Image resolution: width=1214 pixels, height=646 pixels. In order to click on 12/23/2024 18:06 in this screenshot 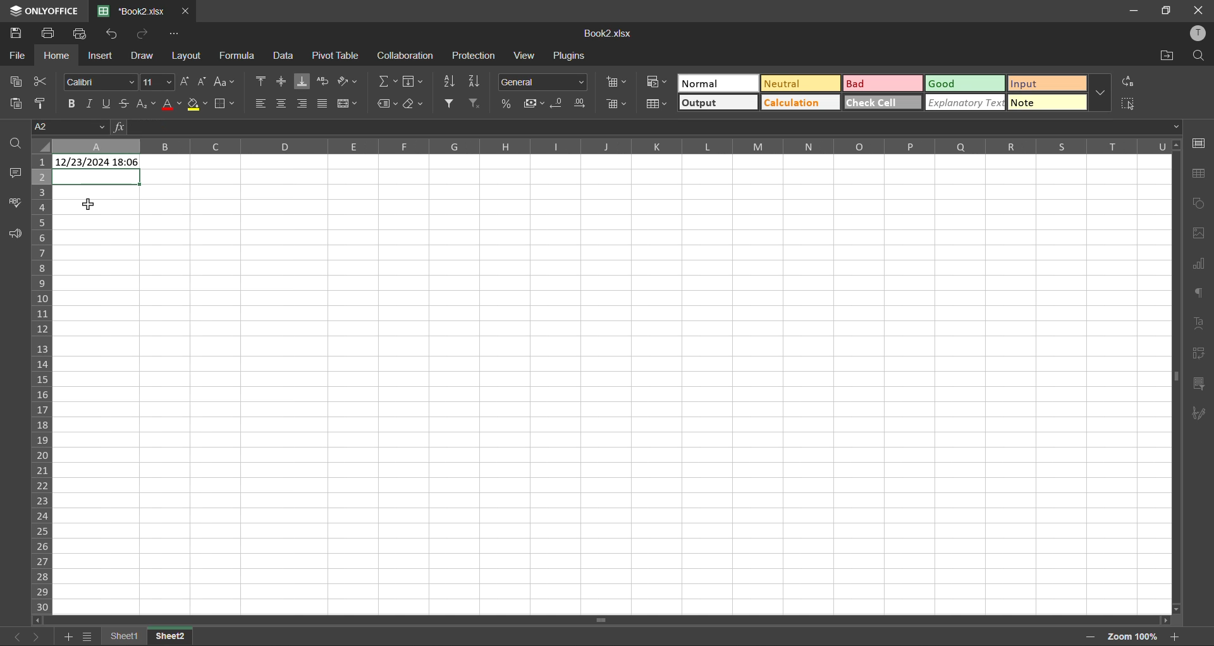, I will do `click(97, 163)`.